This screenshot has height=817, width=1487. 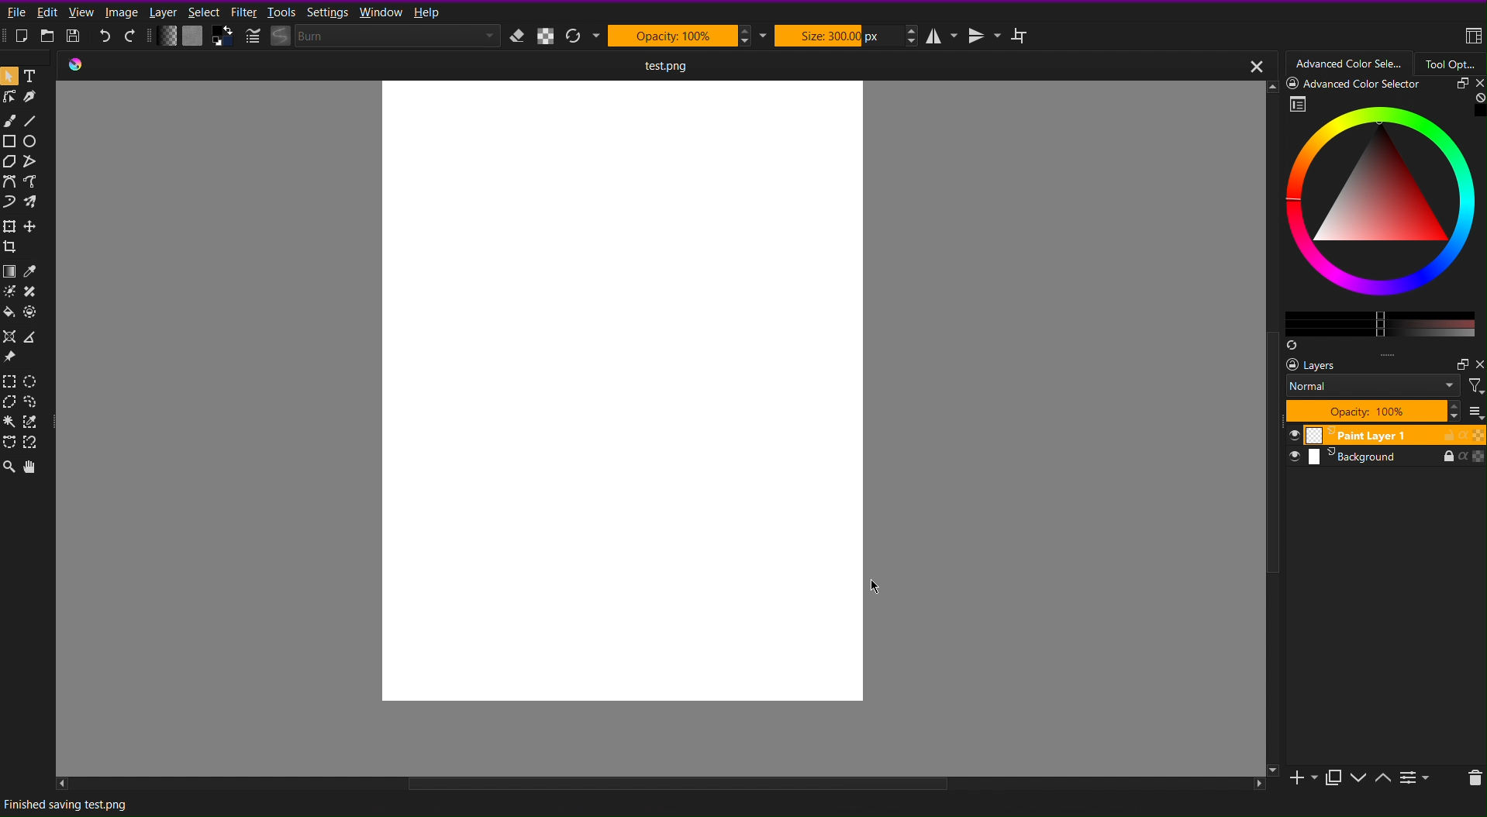 I want to click on Alpha, so click(x=546, y=35).